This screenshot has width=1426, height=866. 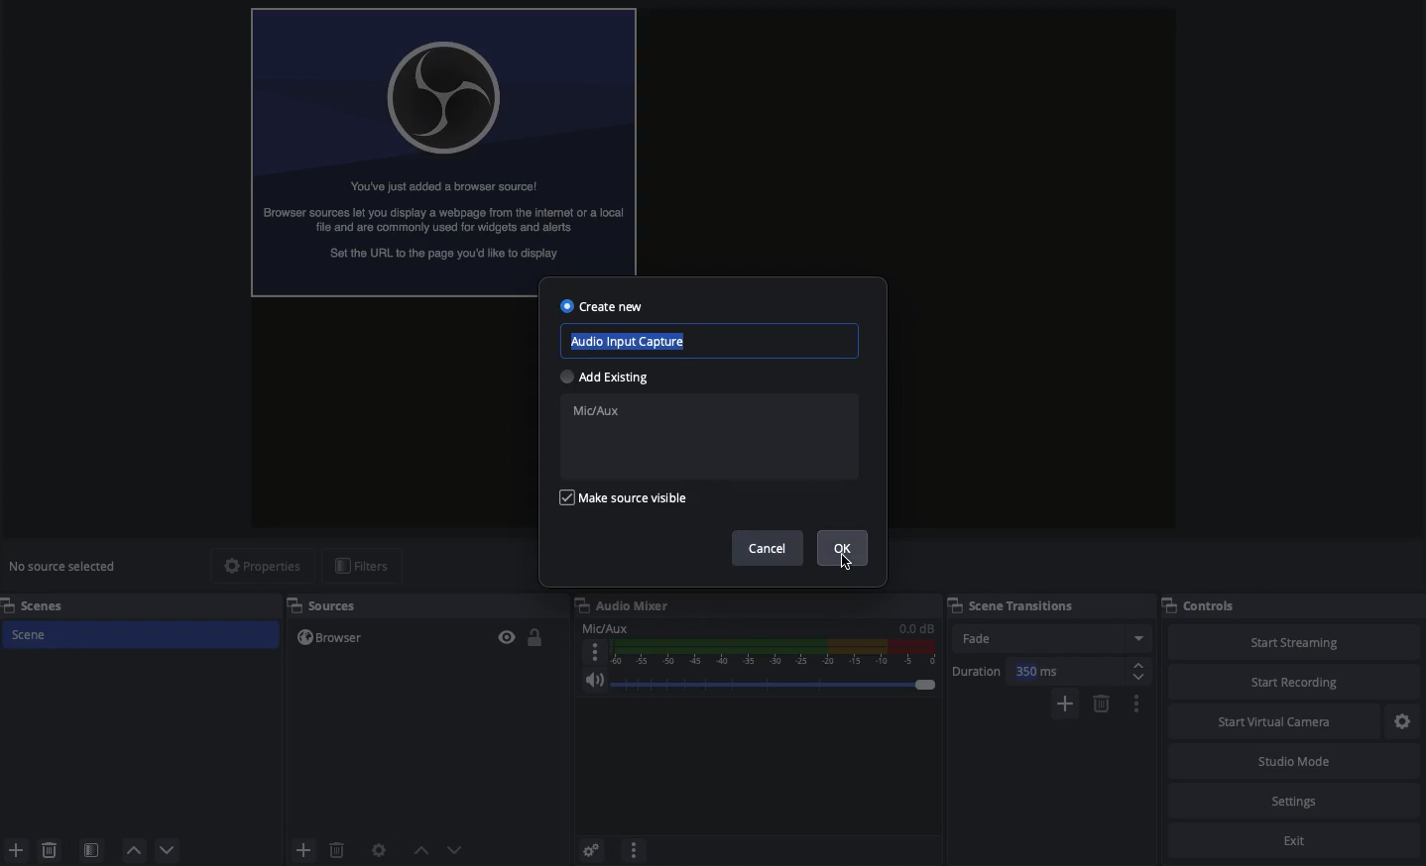 What do you see at coordinates (588, 849) in the screenshot?
I see `Settings` at bounding box center [588, 849].